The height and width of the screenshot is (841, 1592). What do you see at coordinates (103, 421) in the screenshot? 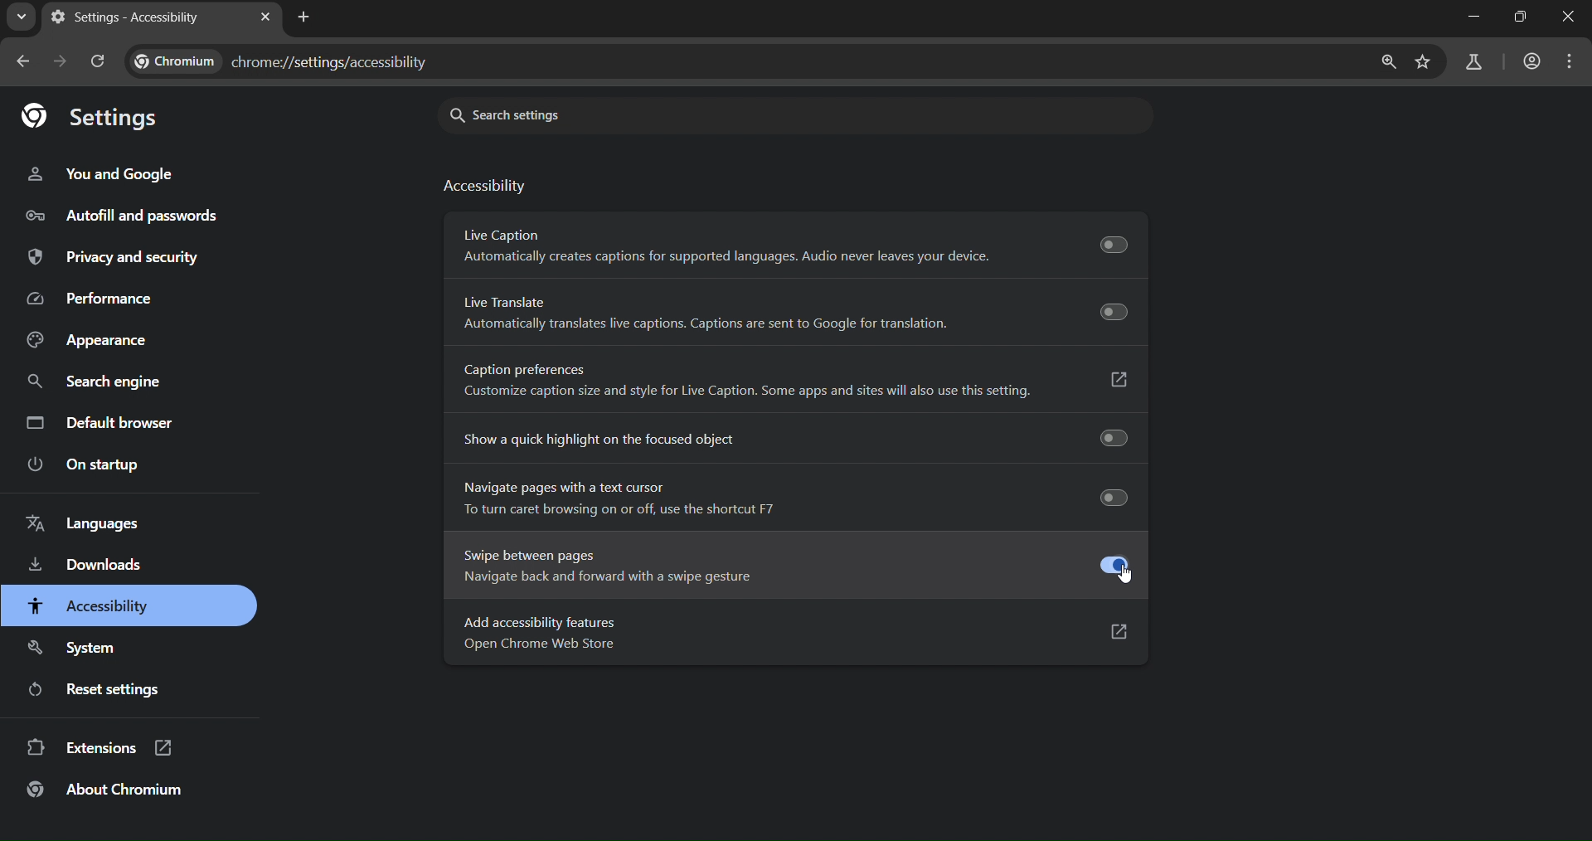
I see `default browser` at bounding box center [103, 421].